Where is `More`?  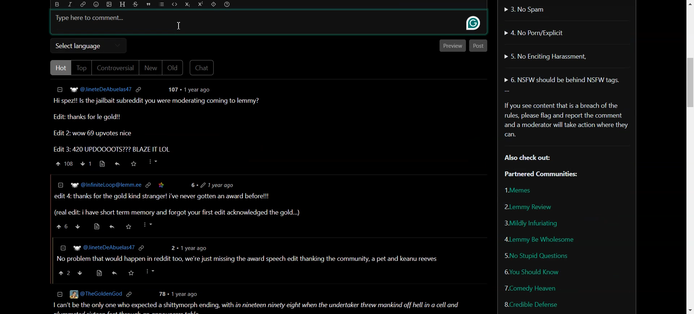 More is located at coordinates (152, 162).